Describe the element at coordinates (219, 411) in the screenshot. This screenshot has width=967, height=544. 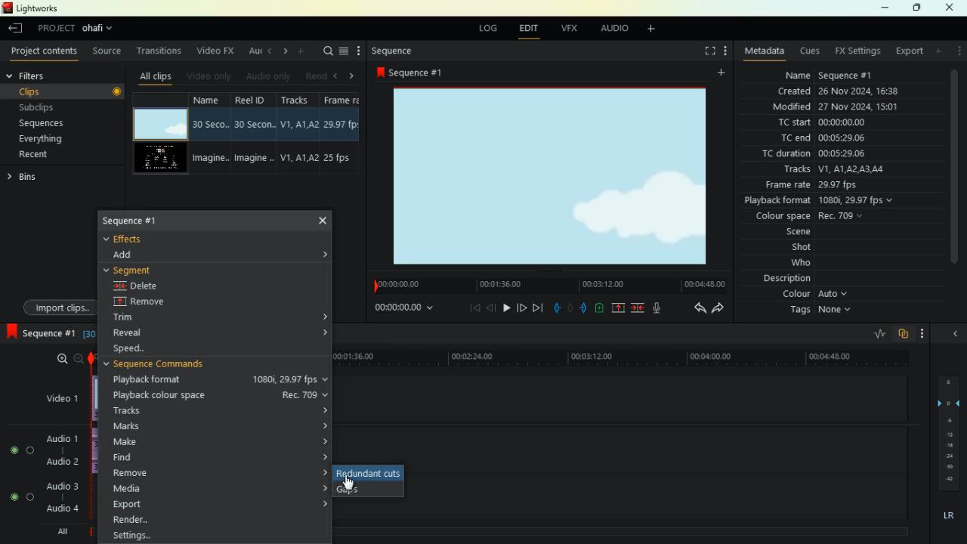
I see `tracks` at that location.